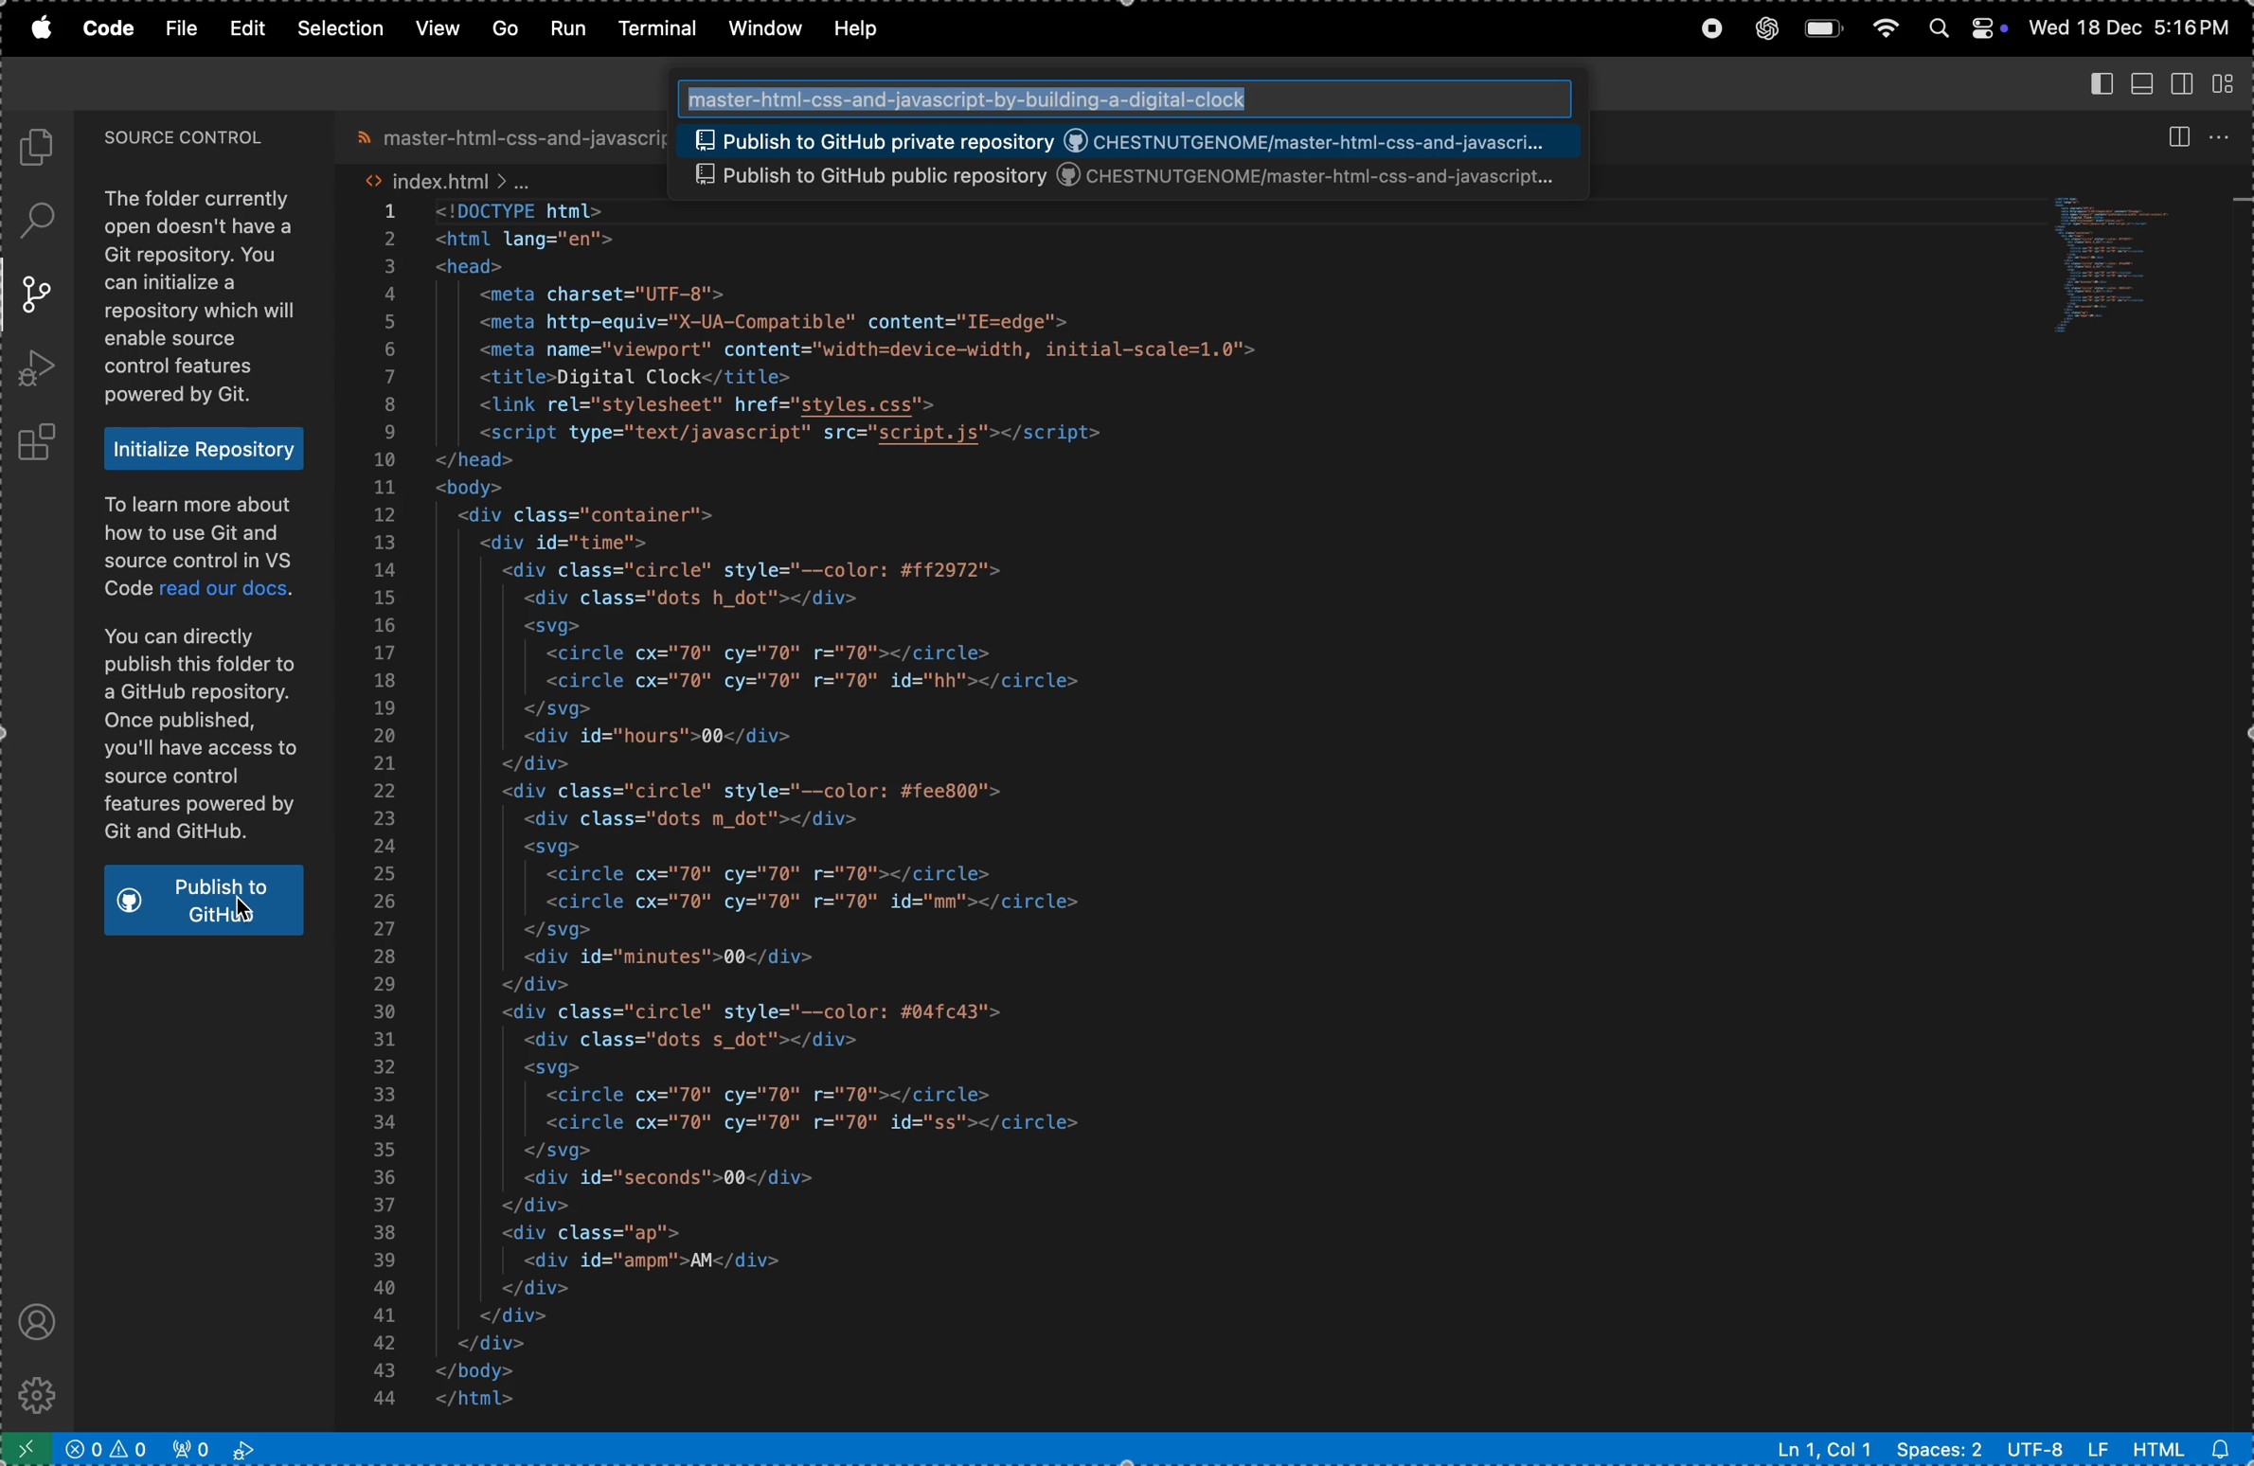 Image resolution: width=2254 pixels, height=1466 pixels. Describe the element at coordinates (205, 450) in the screenshot. I see `Initialize Repository` at that location.